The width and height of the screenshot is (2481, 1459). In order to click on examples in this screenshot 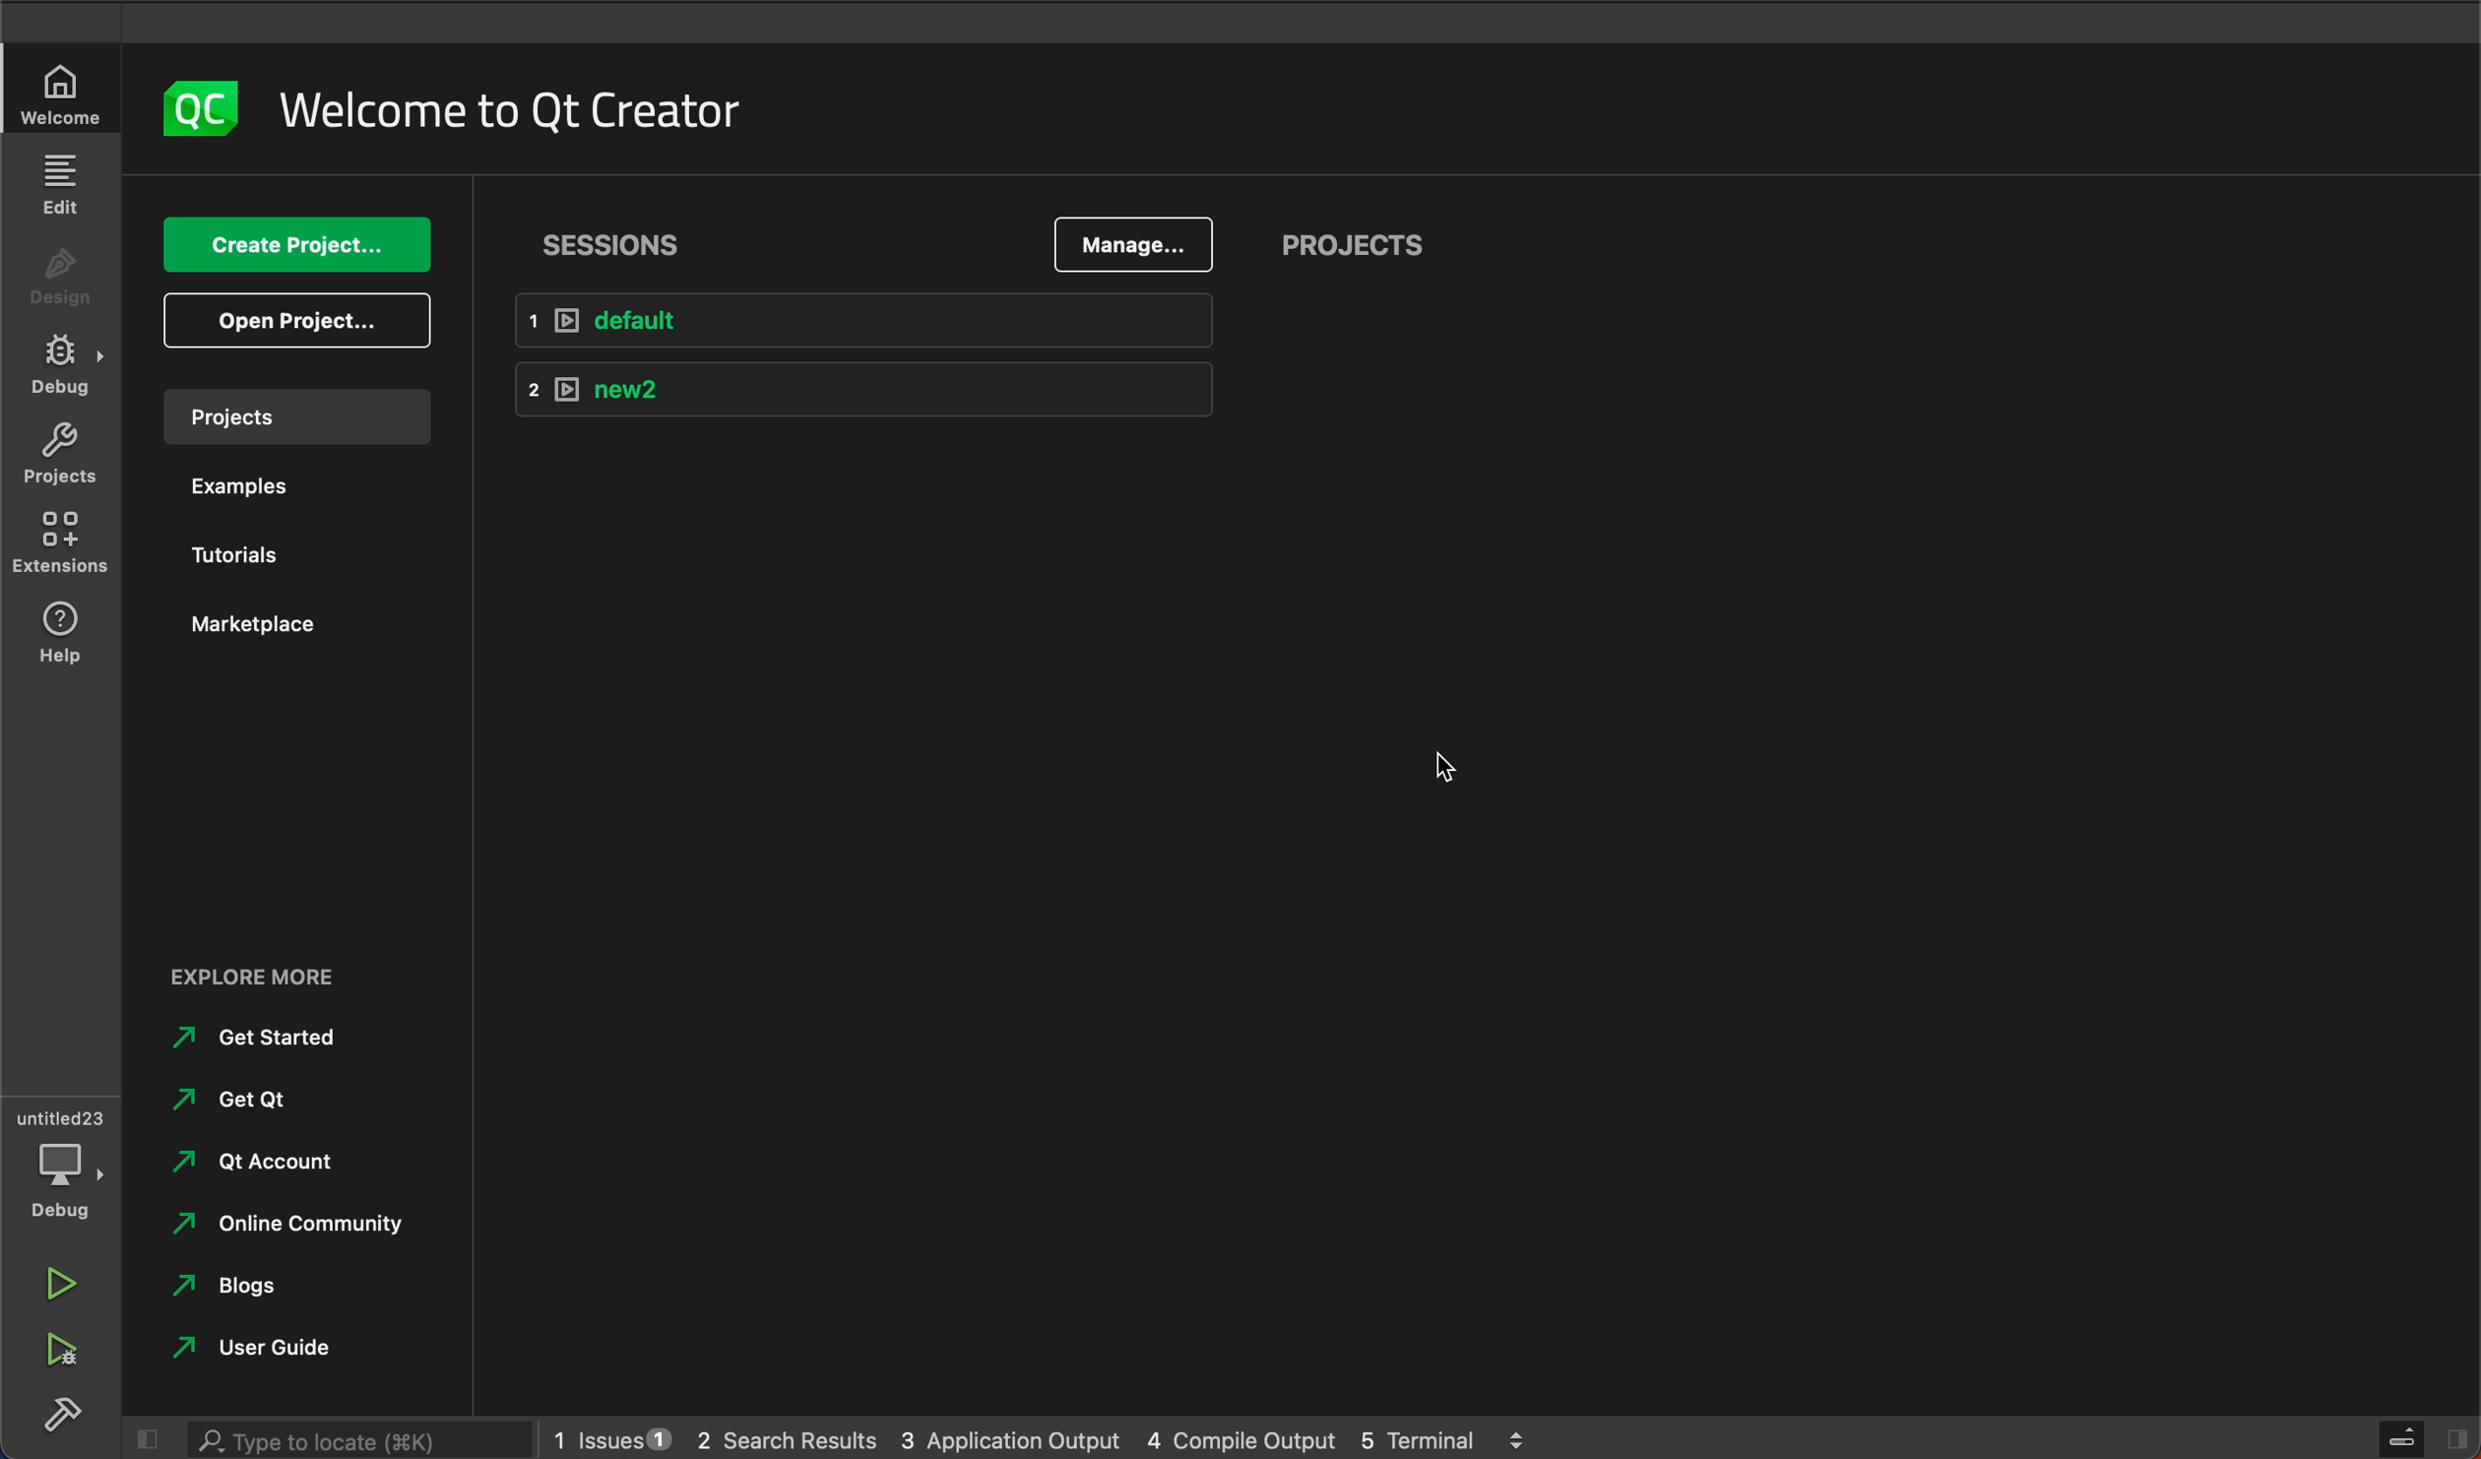, I will do `click(258, 487)`.